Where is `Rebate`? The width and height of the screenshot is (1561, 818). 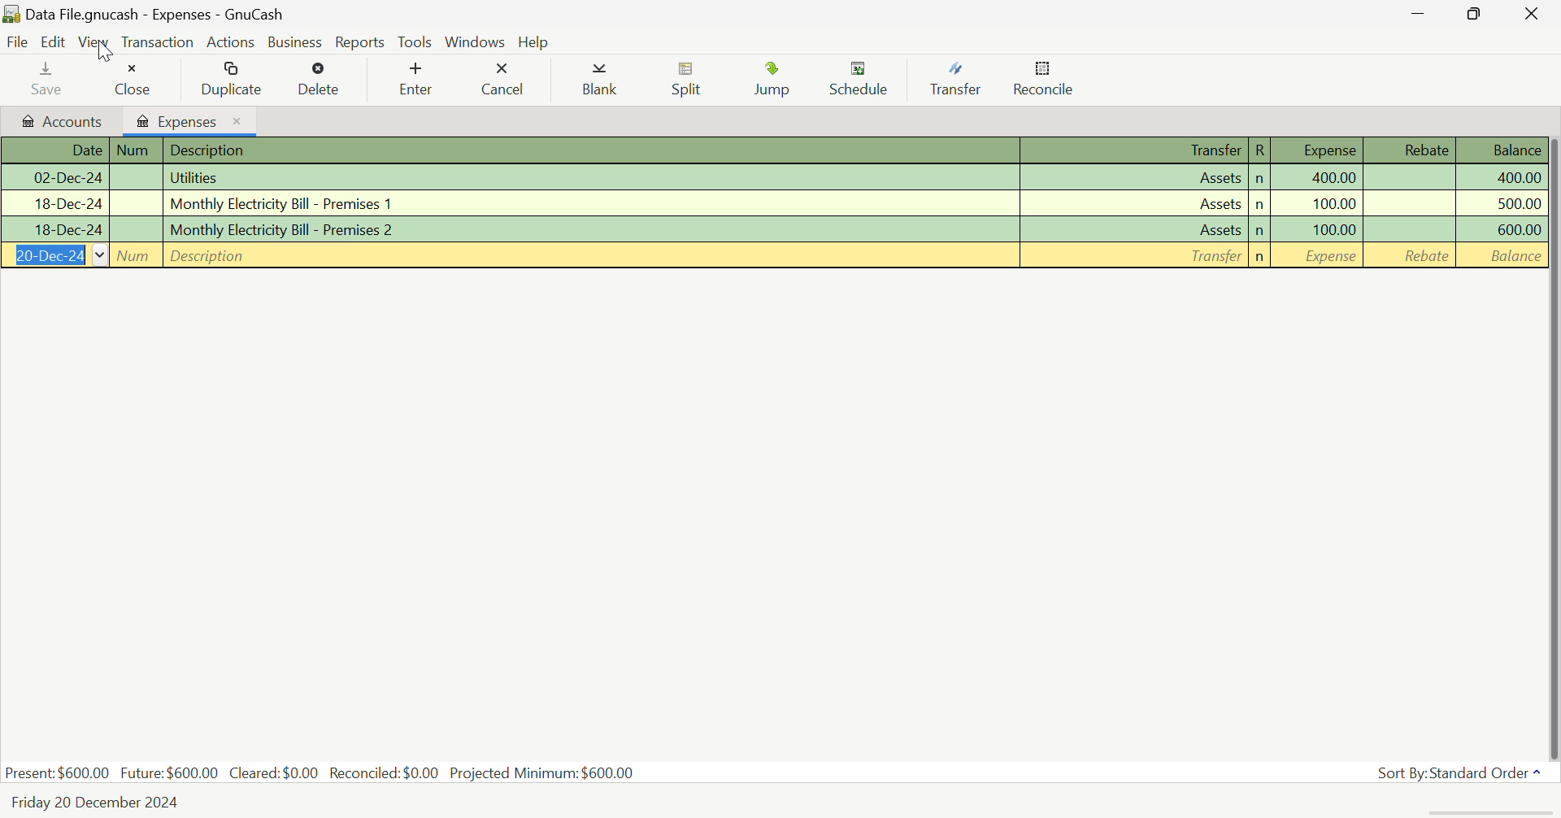
Rebate is located at coordinates (1409, 202).